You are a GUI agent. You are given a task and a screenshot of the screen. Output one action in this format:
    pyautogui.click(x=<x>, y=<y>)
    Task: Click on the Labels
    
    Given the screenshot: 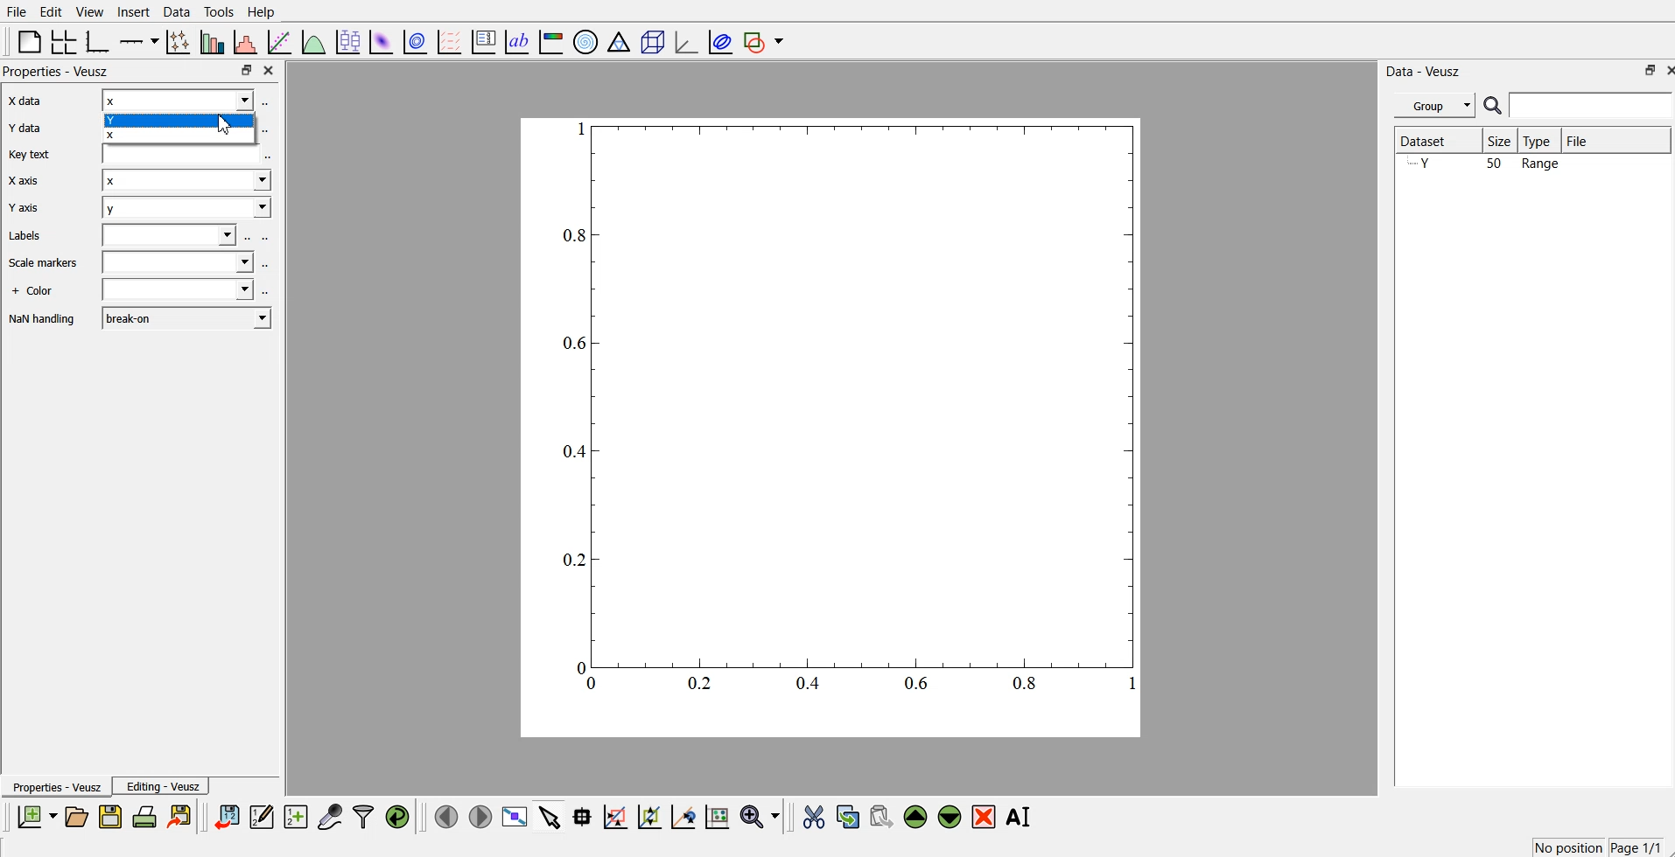 What is the action you would take?
    pyautogui.click(x=41, y=235)
    